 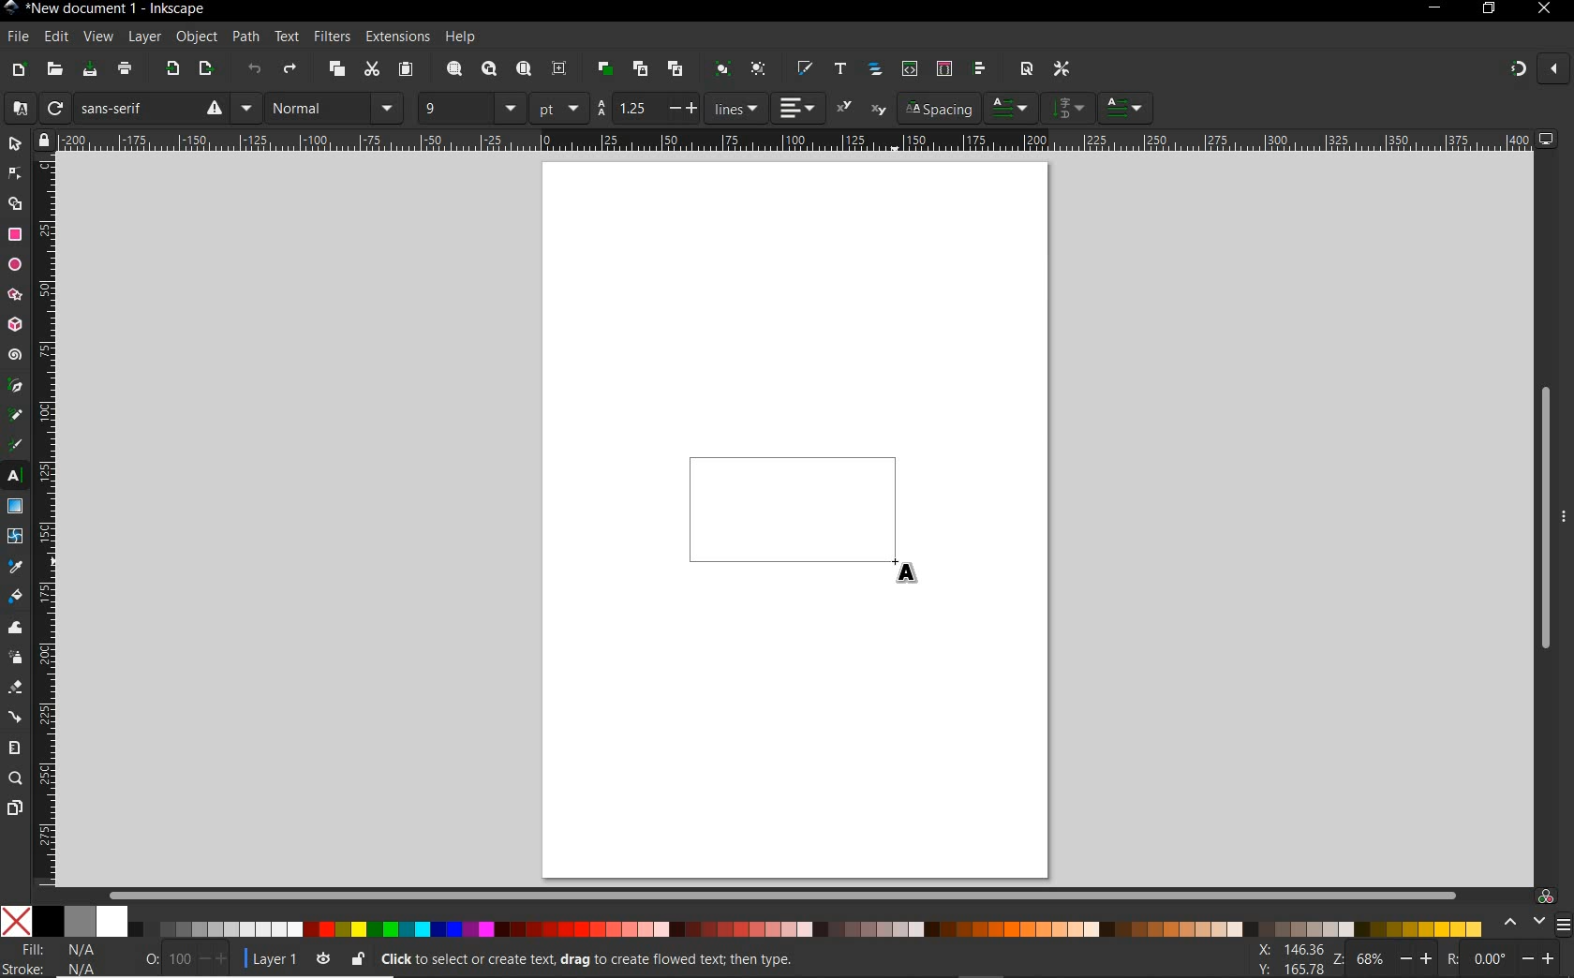 I want to click on lock or unlock, so click(x=357, y=958).